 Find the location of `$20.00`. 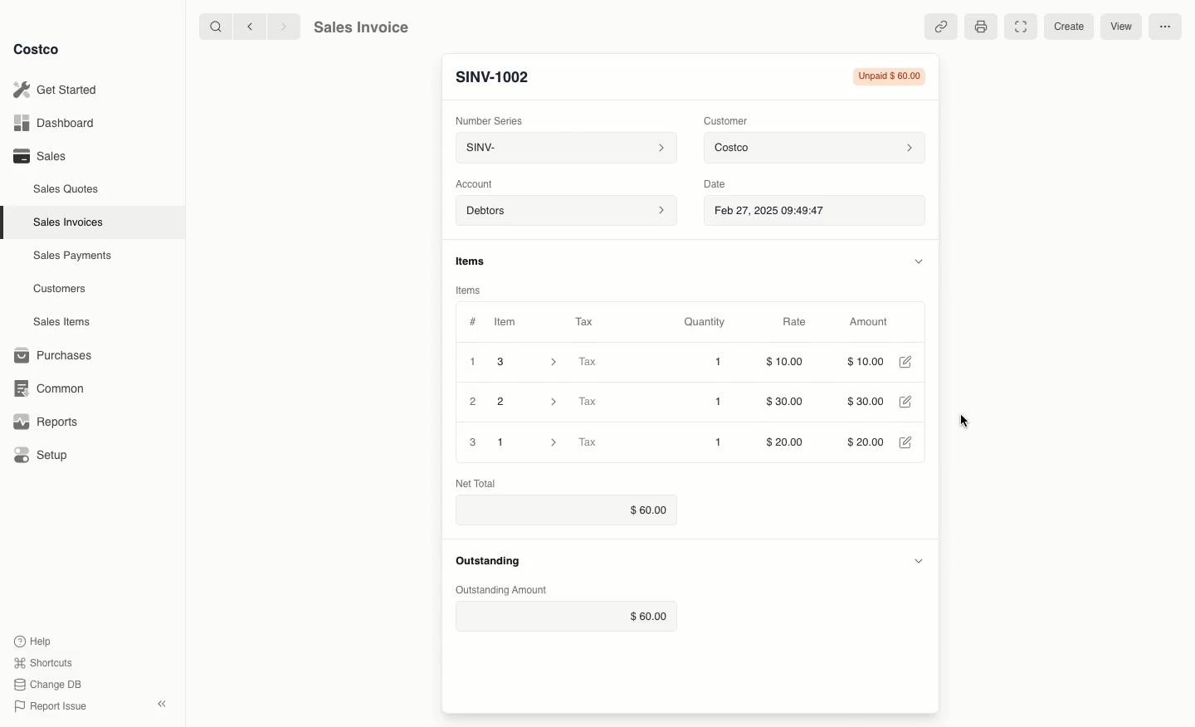

$20.00 is located at coordinates (781, 442).